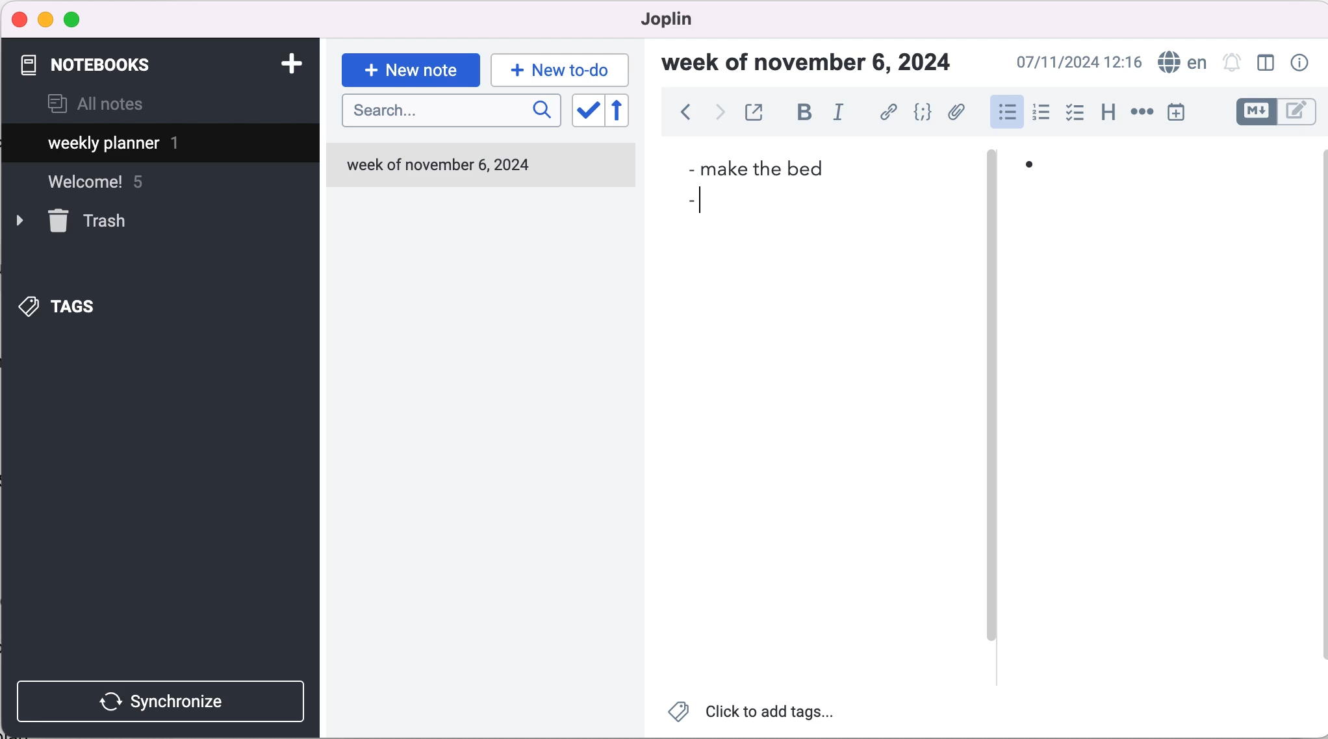 The height and width of the screenshot is (739, 1328). What do you see at coordinates (685, 116) in the screenshot?
I see `back` at bounding box center [685, 116].